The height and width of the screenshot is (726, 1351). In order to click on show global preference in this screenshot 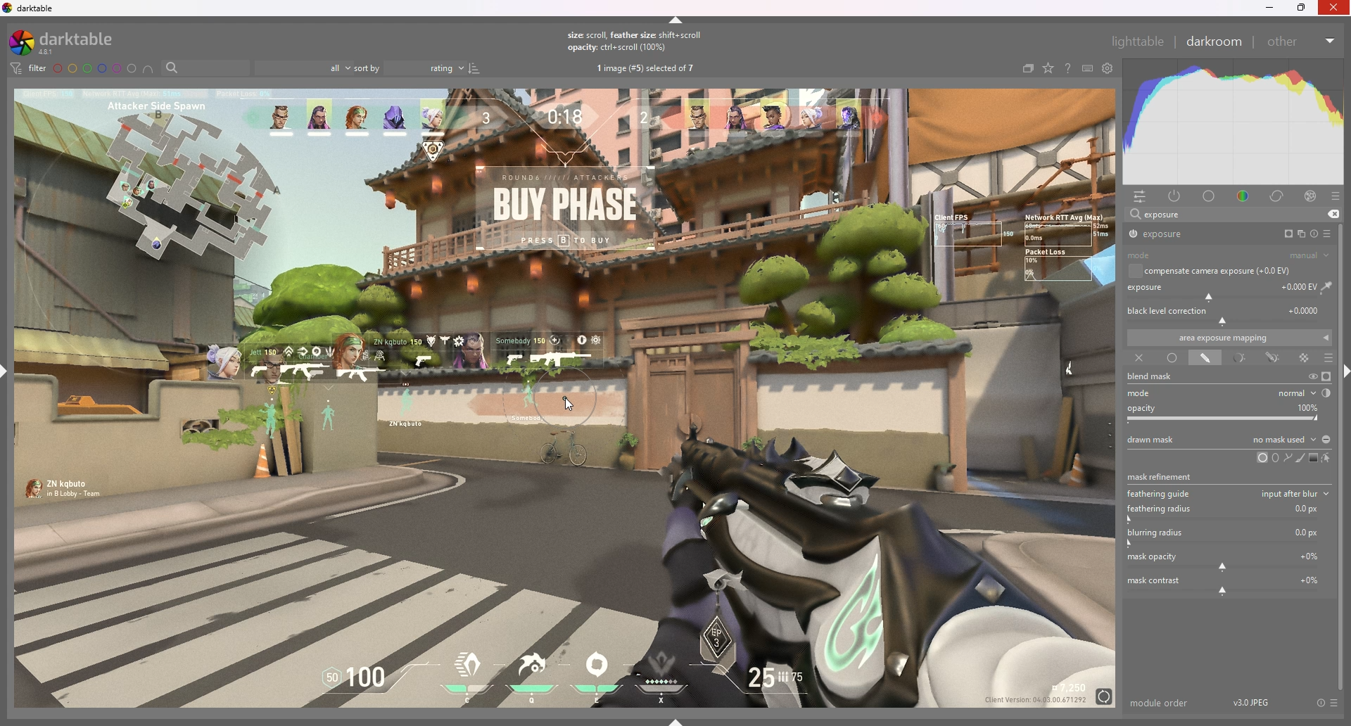, I will do `click(1107, 68)`.